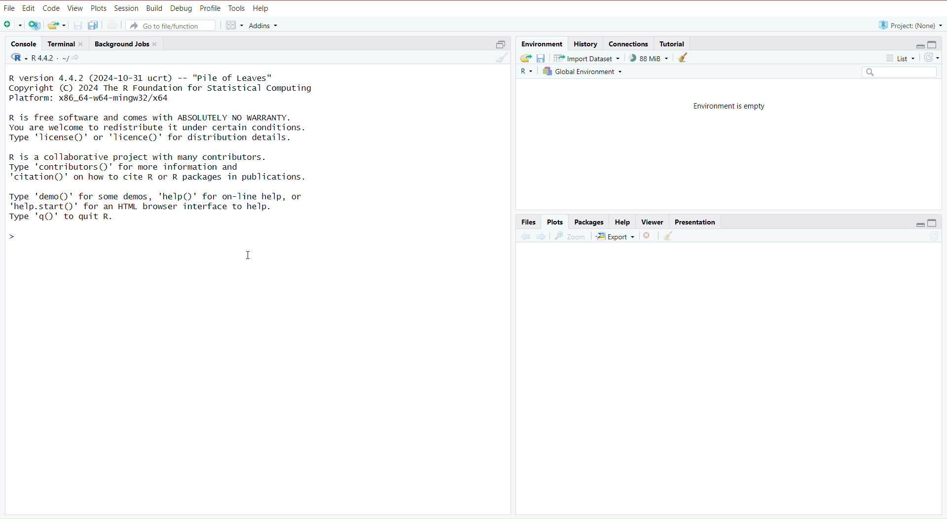 The width and height of the screenshot is (947, 519). What do you see at coordinates (525, 73) in the screenshot?
I see `R` at bounding box center [525, 73].